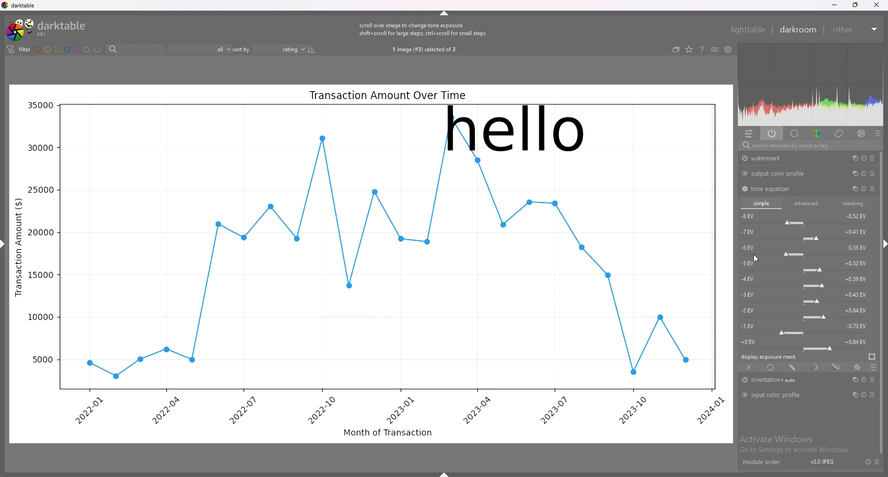 Image resolution: width=888 pixels, height=477 pixels. Describe the element at coordinates (804, 218) in the screenshot. I see `-8 EV force` at that location.